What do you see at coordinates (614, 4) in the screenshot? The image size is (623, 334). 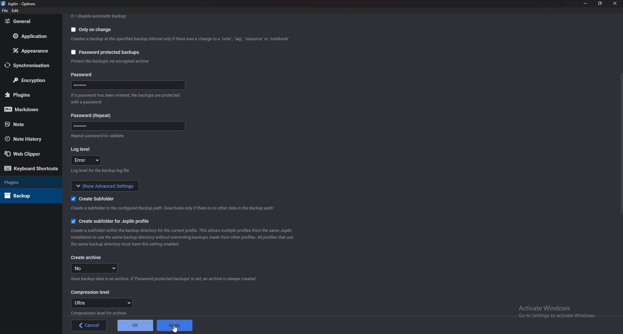 I see `close` at bounding box center [614, 4].